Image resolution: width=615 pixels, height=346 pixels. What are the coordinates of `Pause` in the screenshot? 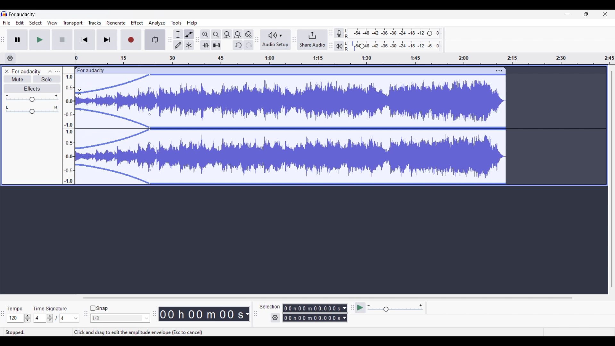 It's located at (17, 40).